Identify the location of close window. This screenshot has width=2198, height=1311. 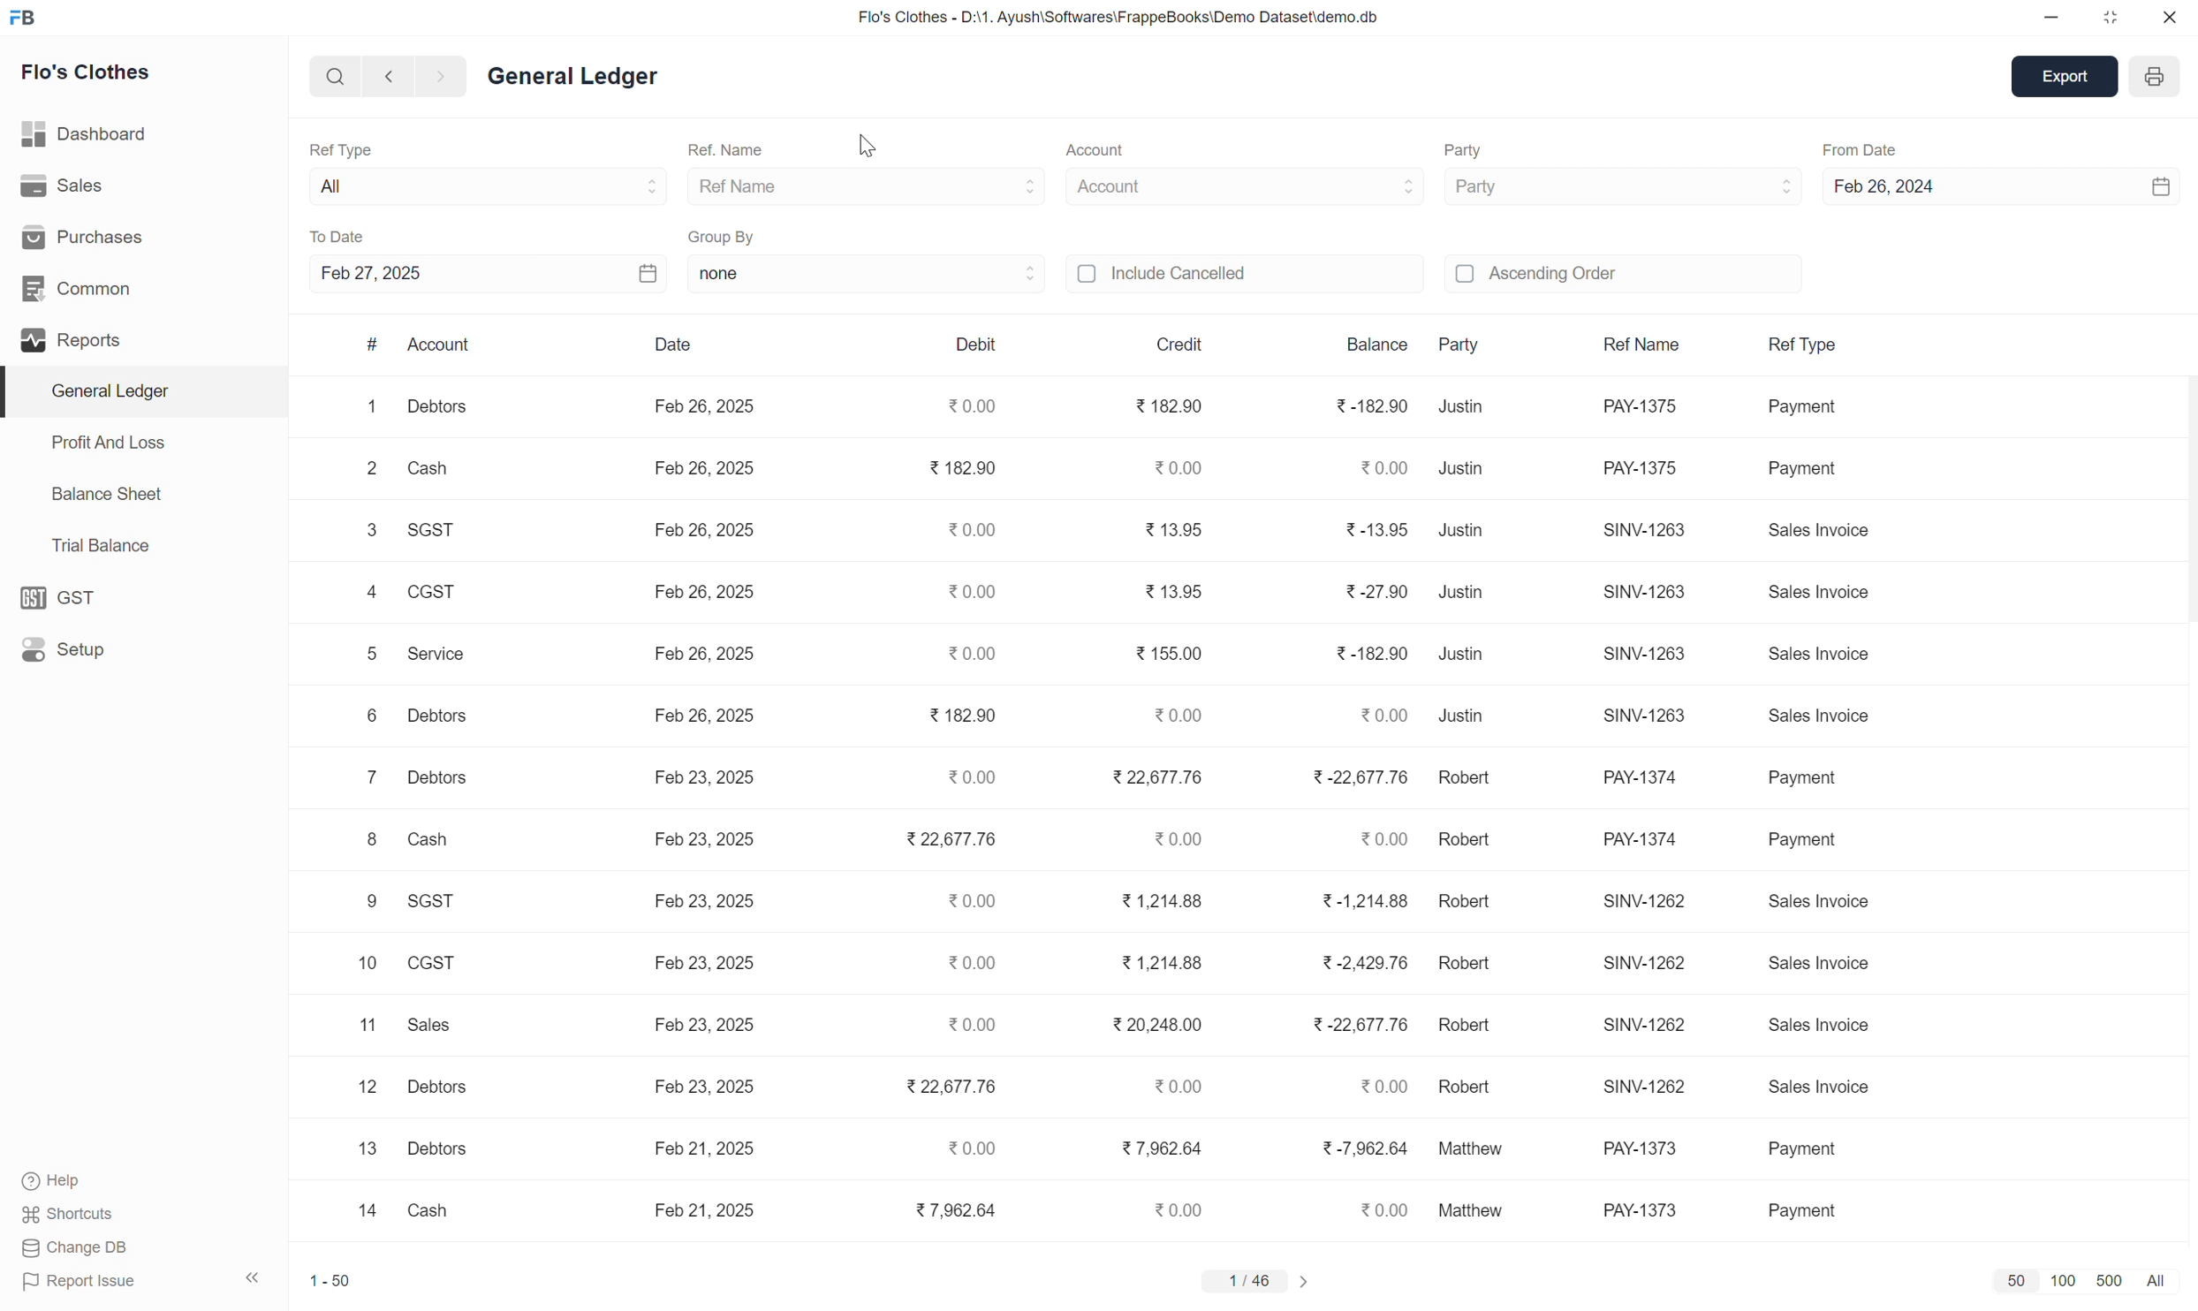
(2170, 19).